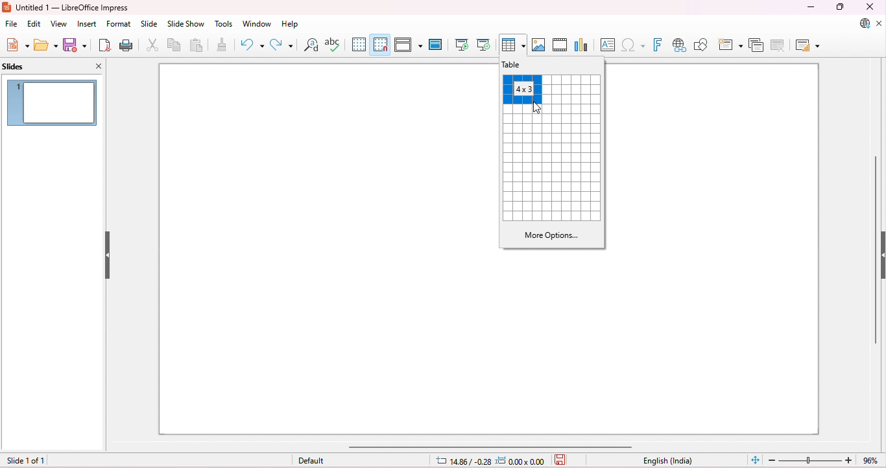 Image resolution: width=886 pixels, height=468 pixels. What do you see at coordinates (607, 44) in the screenshot?
I see `insert text box` at bounding box center [607, 44].